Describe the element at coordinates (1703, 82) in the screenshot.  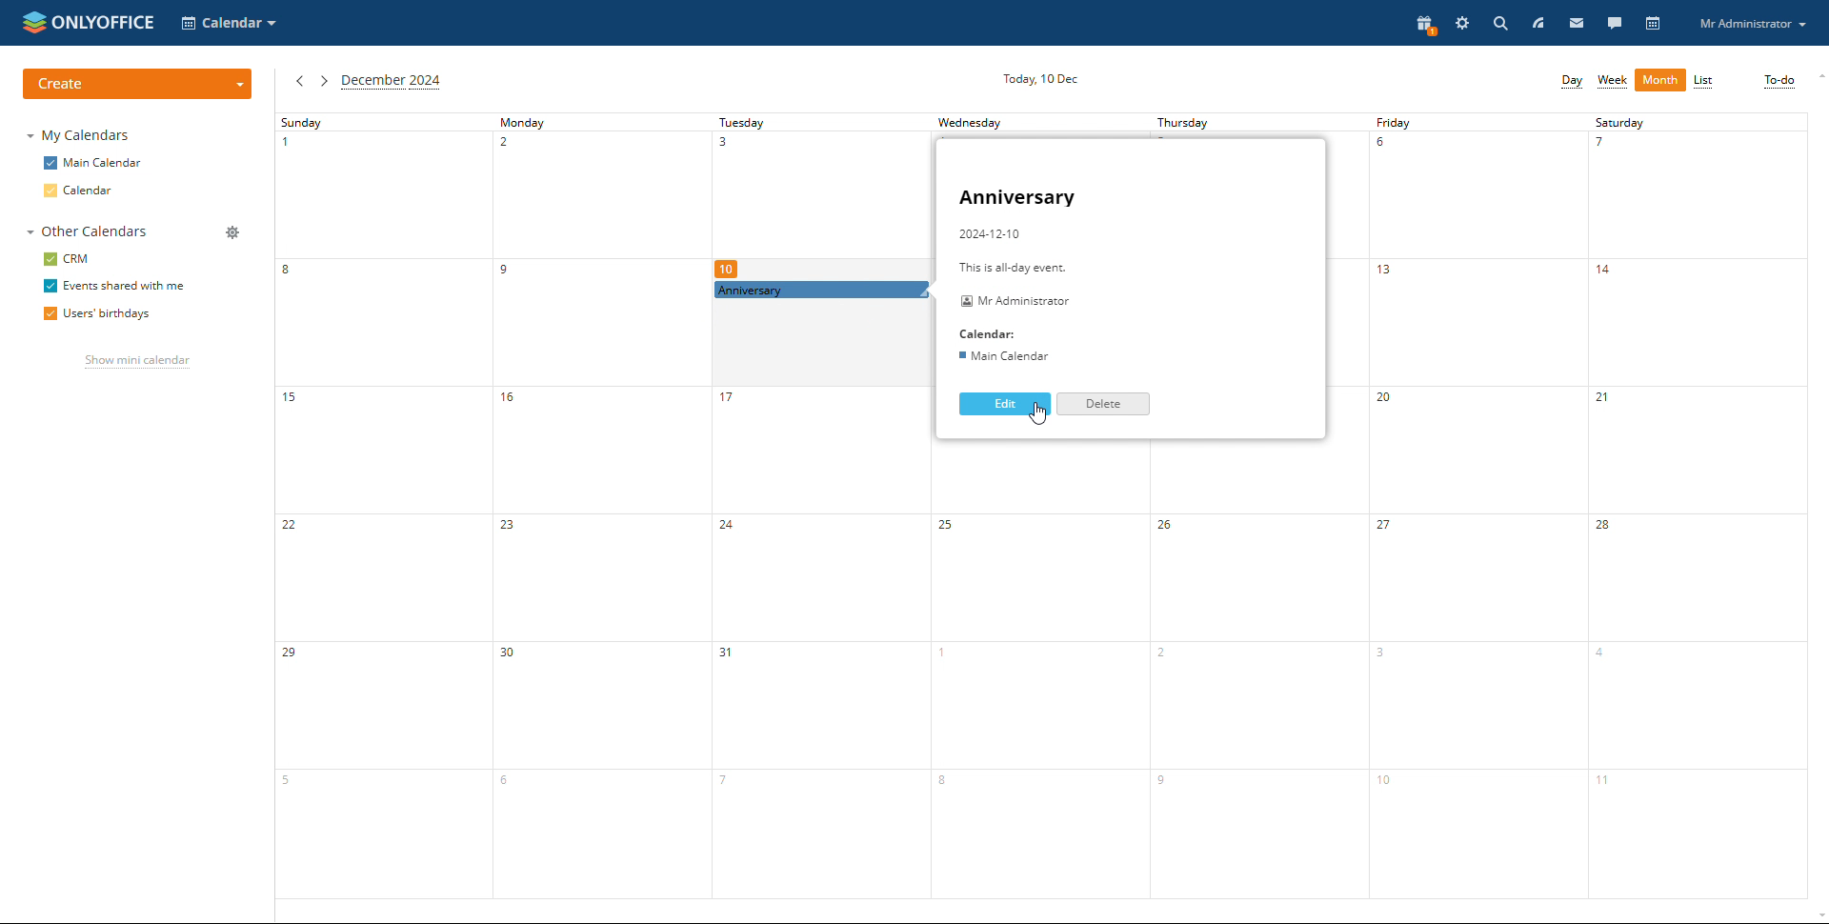
I see `list view` at that location.